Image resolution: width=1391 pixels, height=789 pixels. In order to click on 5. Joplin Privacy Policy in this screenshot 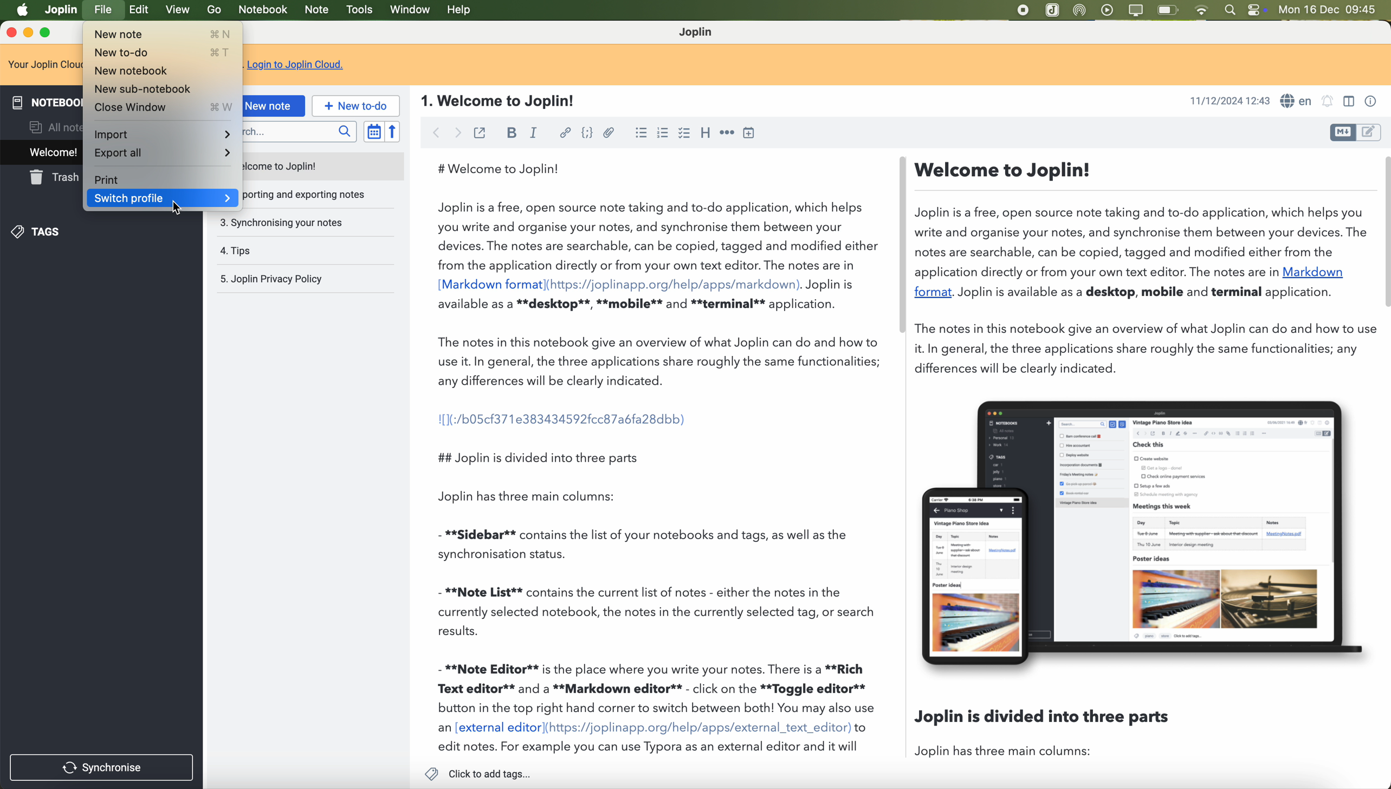, I will do `click(277, 280)`.